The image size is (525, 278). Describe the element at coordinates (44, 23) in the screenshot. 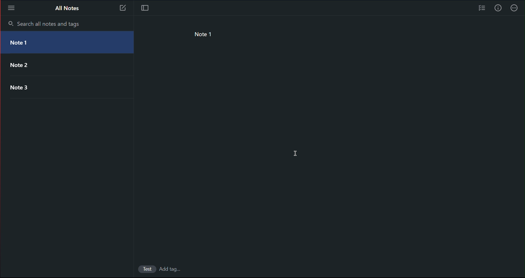

I see `Search all notes and tags` at that location.